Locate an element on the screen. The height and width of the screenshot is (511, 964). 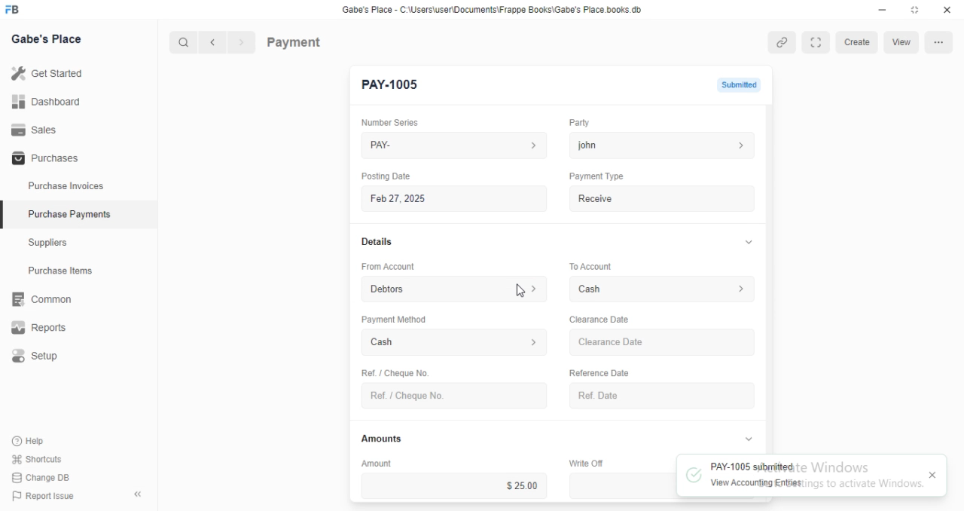
Ret. / Cheque No. is located at coordinates (393, 372).